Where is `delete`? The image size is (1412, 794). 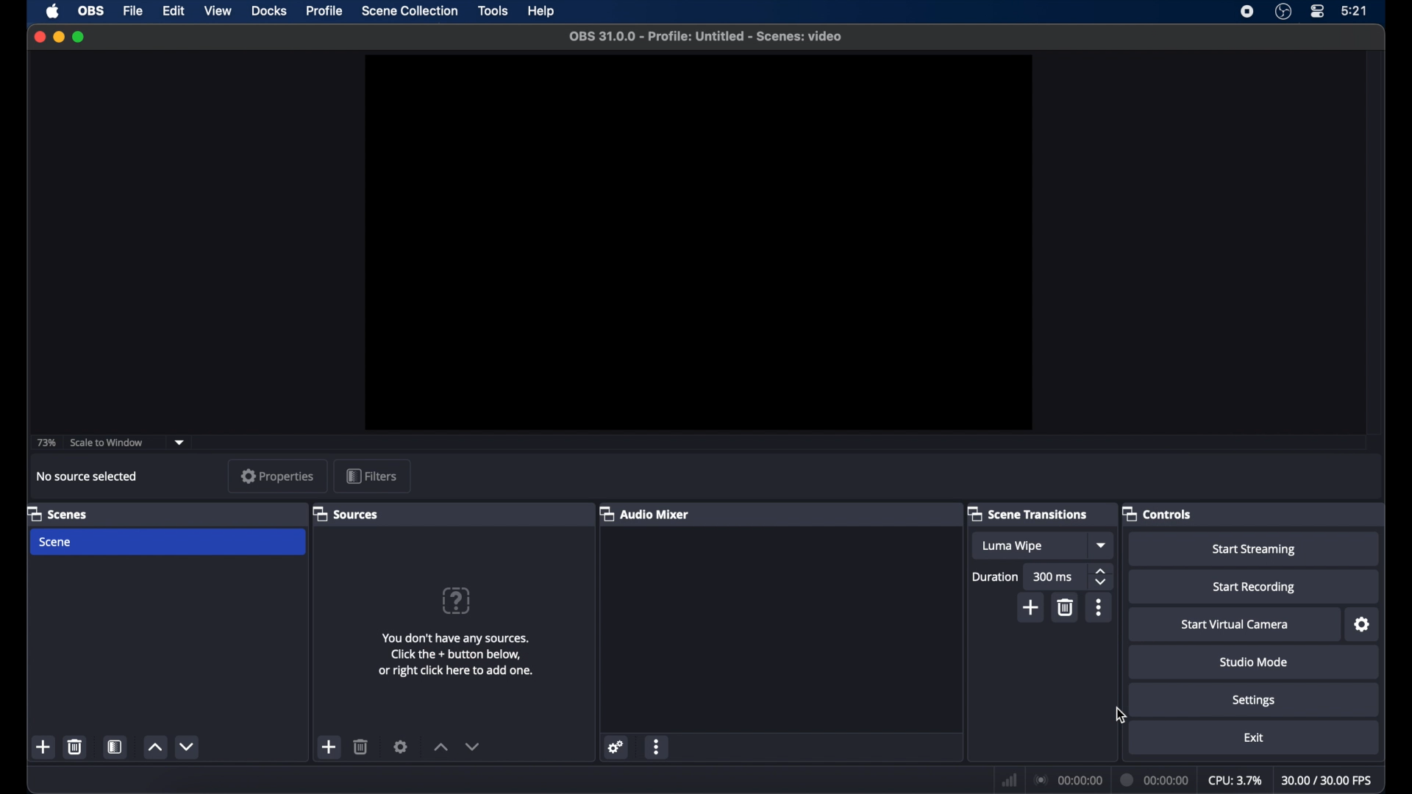 delete is located at coordinates (1066, 607).